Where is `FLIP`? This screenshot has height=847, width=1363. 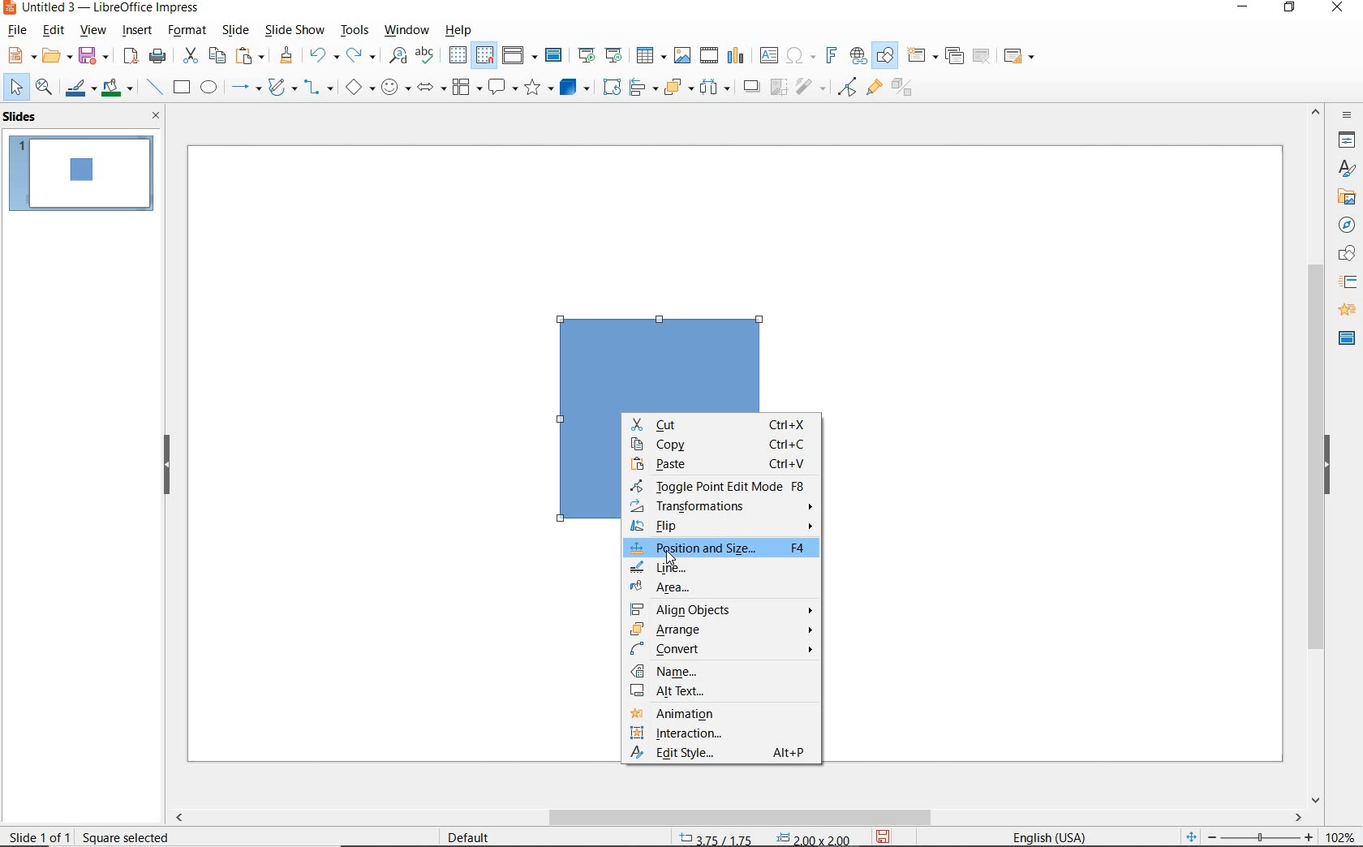
FLIP is located at coordinates (724, 527).